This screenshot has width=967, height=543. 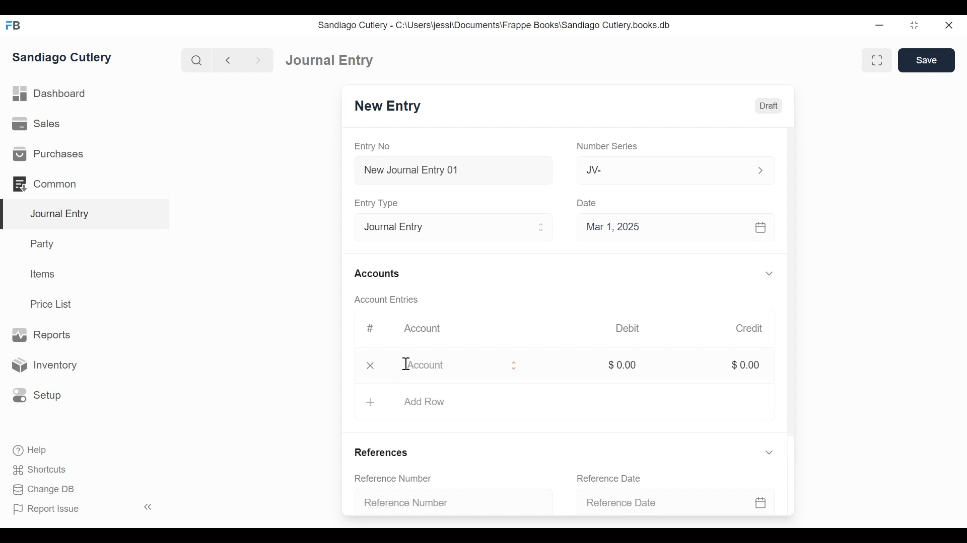 I want to click on Change DB, so click(x=39, y=490).